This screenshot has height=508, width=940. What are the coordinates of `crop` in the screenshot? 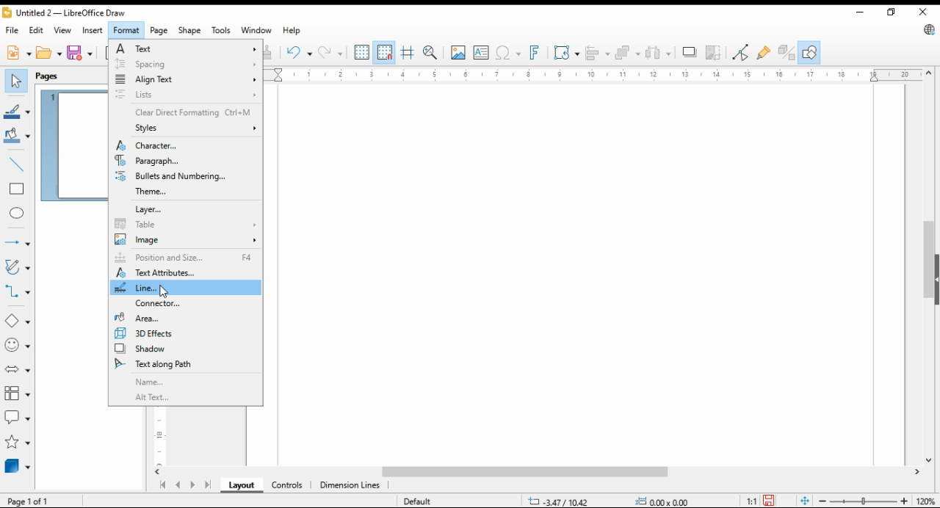 It's located at (715, 52).